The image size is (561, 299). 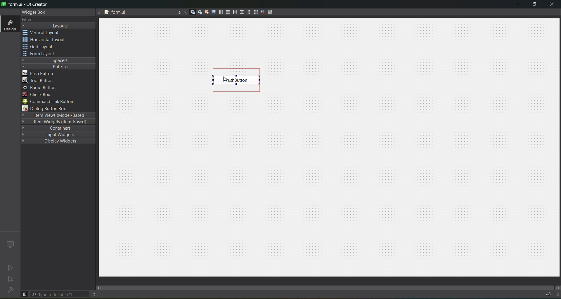 I want to click on layout, so click(x=59, y=26).